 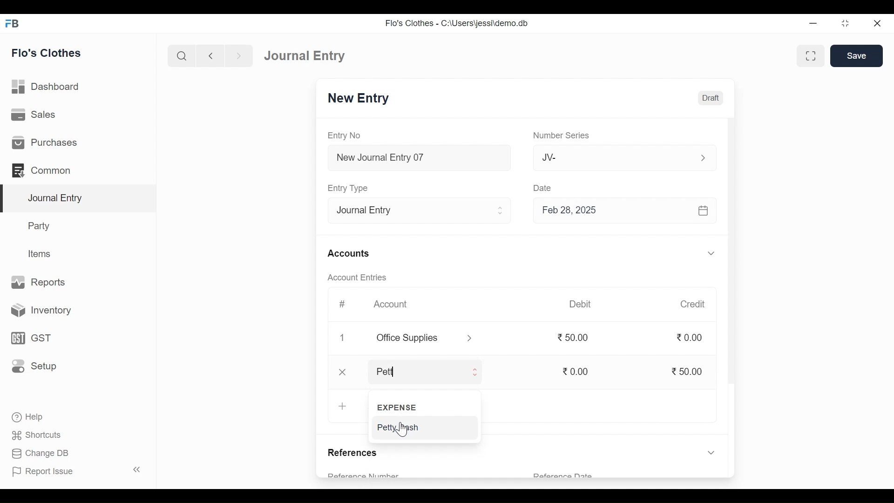 I want to click on Entry Type, so click(x=350, y=188).